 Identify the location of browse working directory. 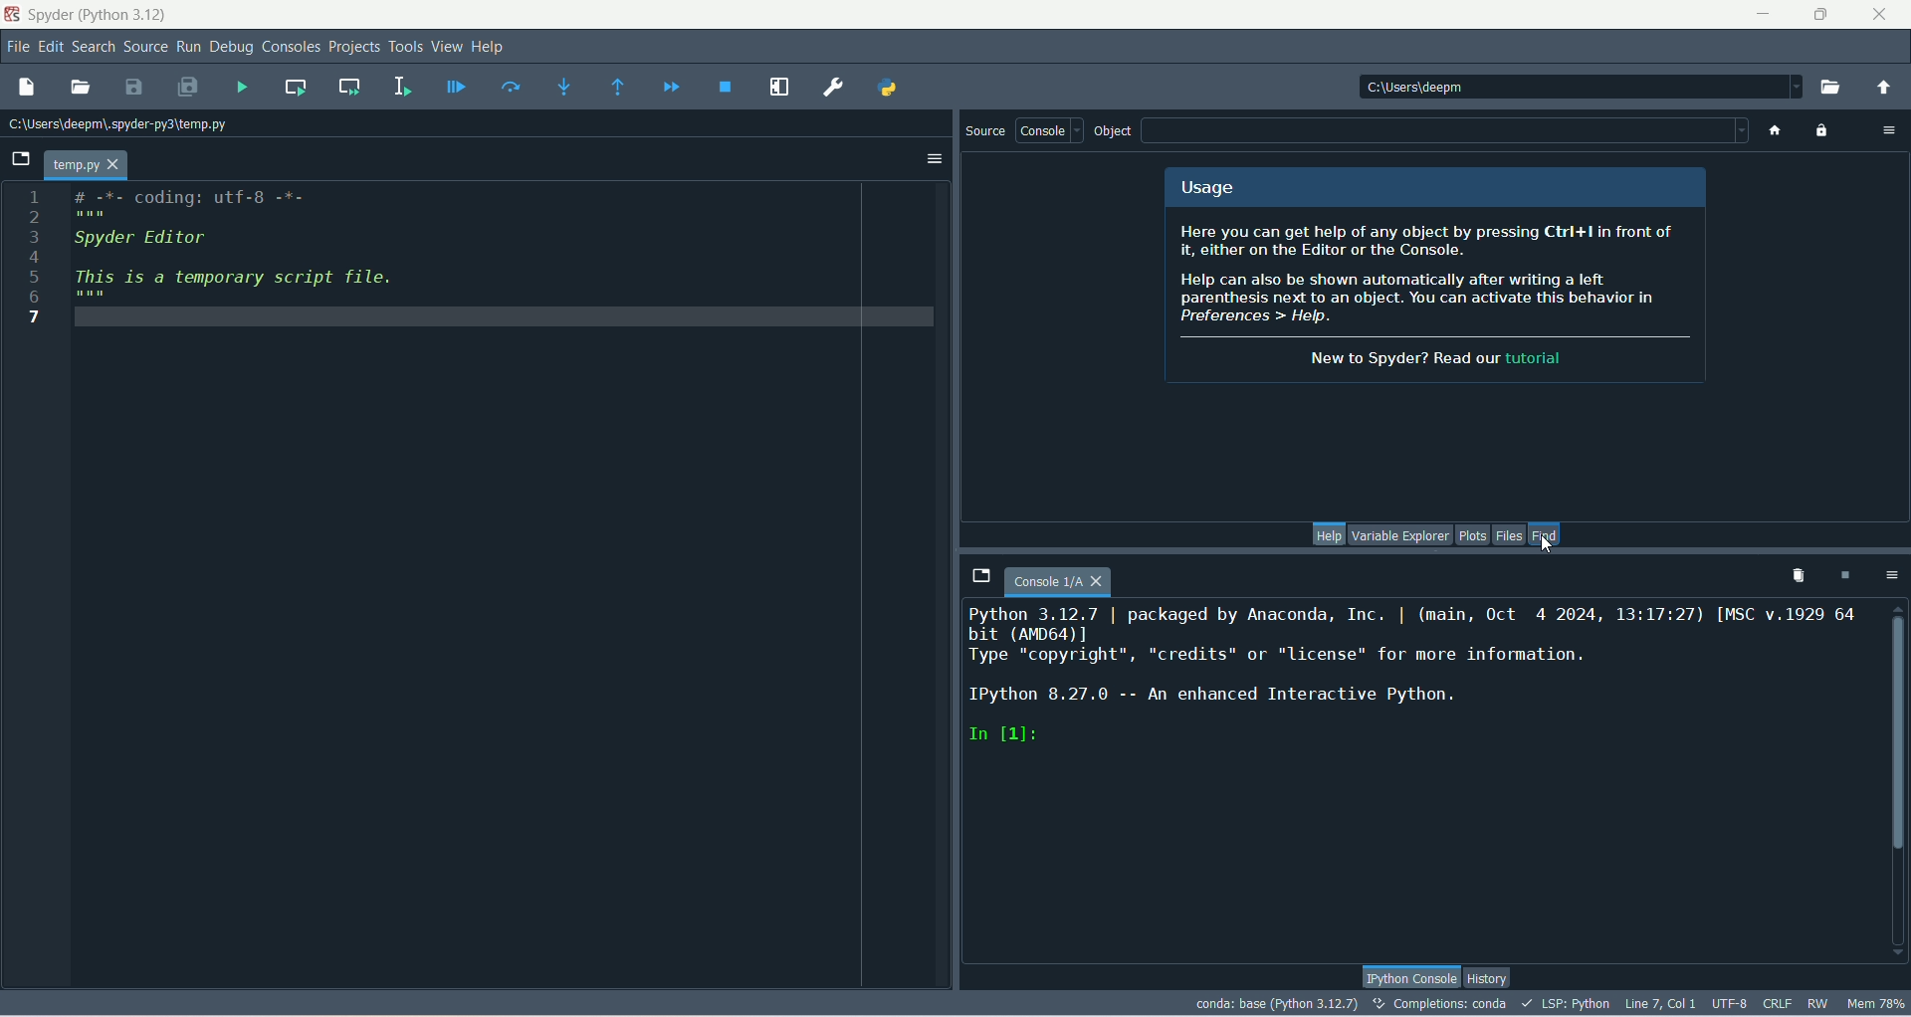
(1835, 91).